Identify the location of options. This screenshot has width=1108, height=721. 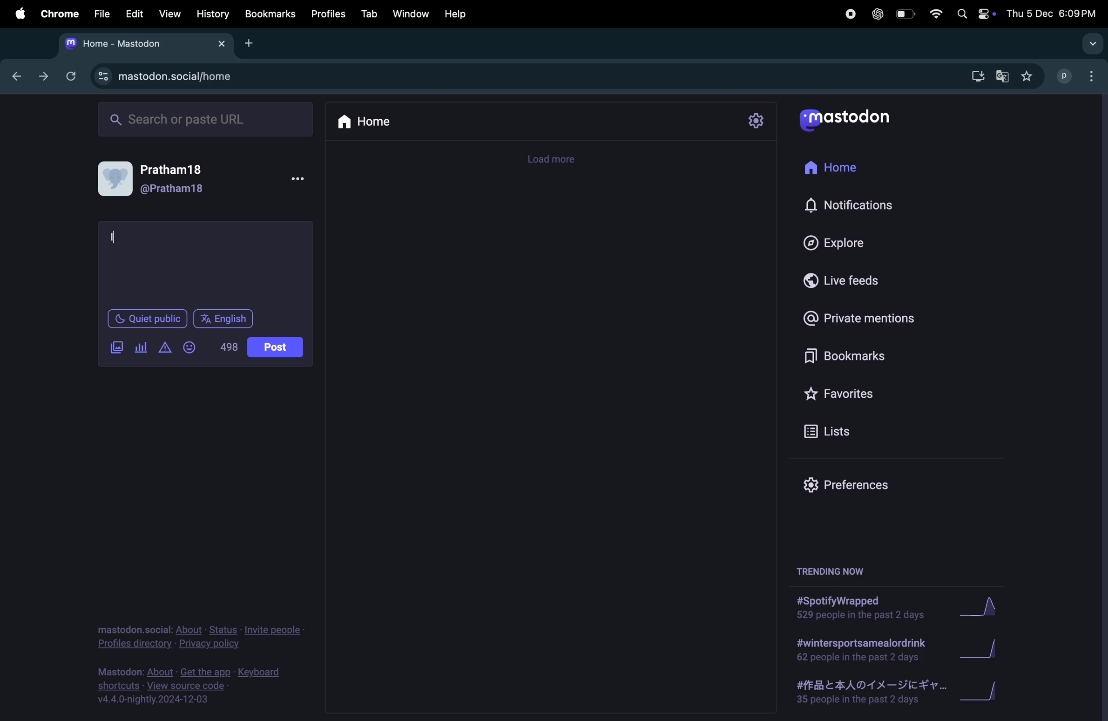
(301, 179).